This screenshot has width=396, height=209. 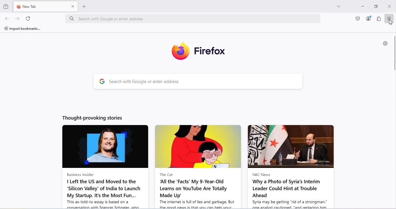 I want to click on Thought-provoking stories, so click(x=90, y=118).